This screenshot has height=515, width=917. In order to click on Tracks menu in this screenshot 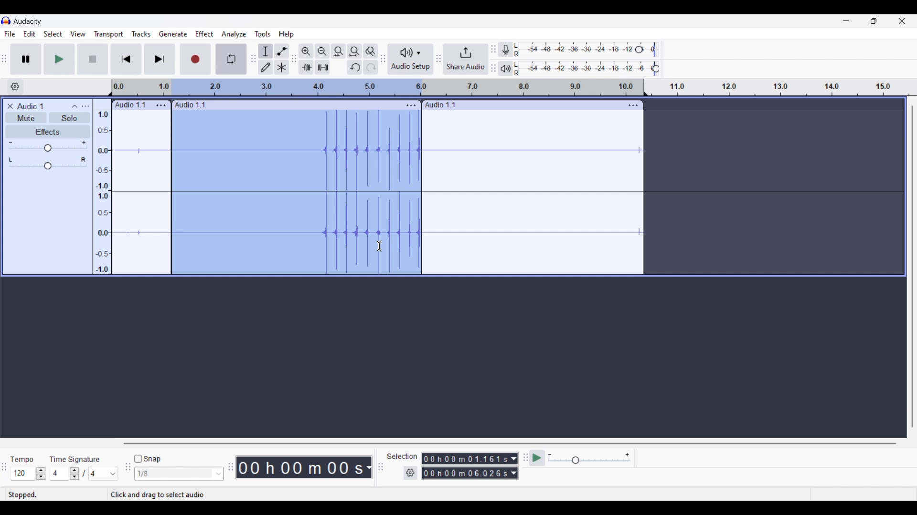, I will do `click(141, 34)`.